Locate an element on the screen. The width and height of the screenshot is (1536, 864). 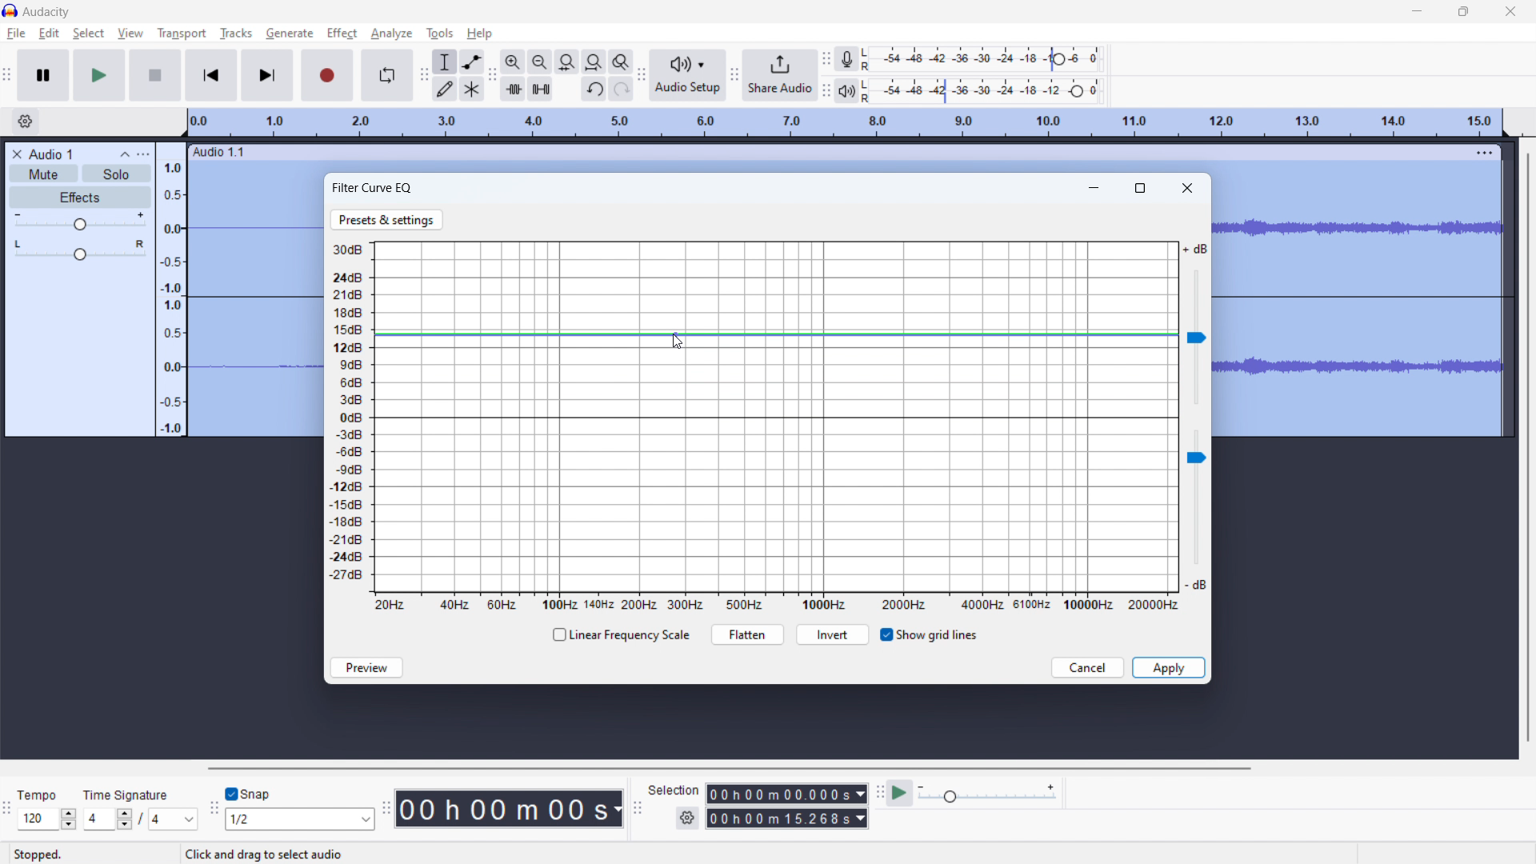
zoom in is located at coordinates (513, 61).